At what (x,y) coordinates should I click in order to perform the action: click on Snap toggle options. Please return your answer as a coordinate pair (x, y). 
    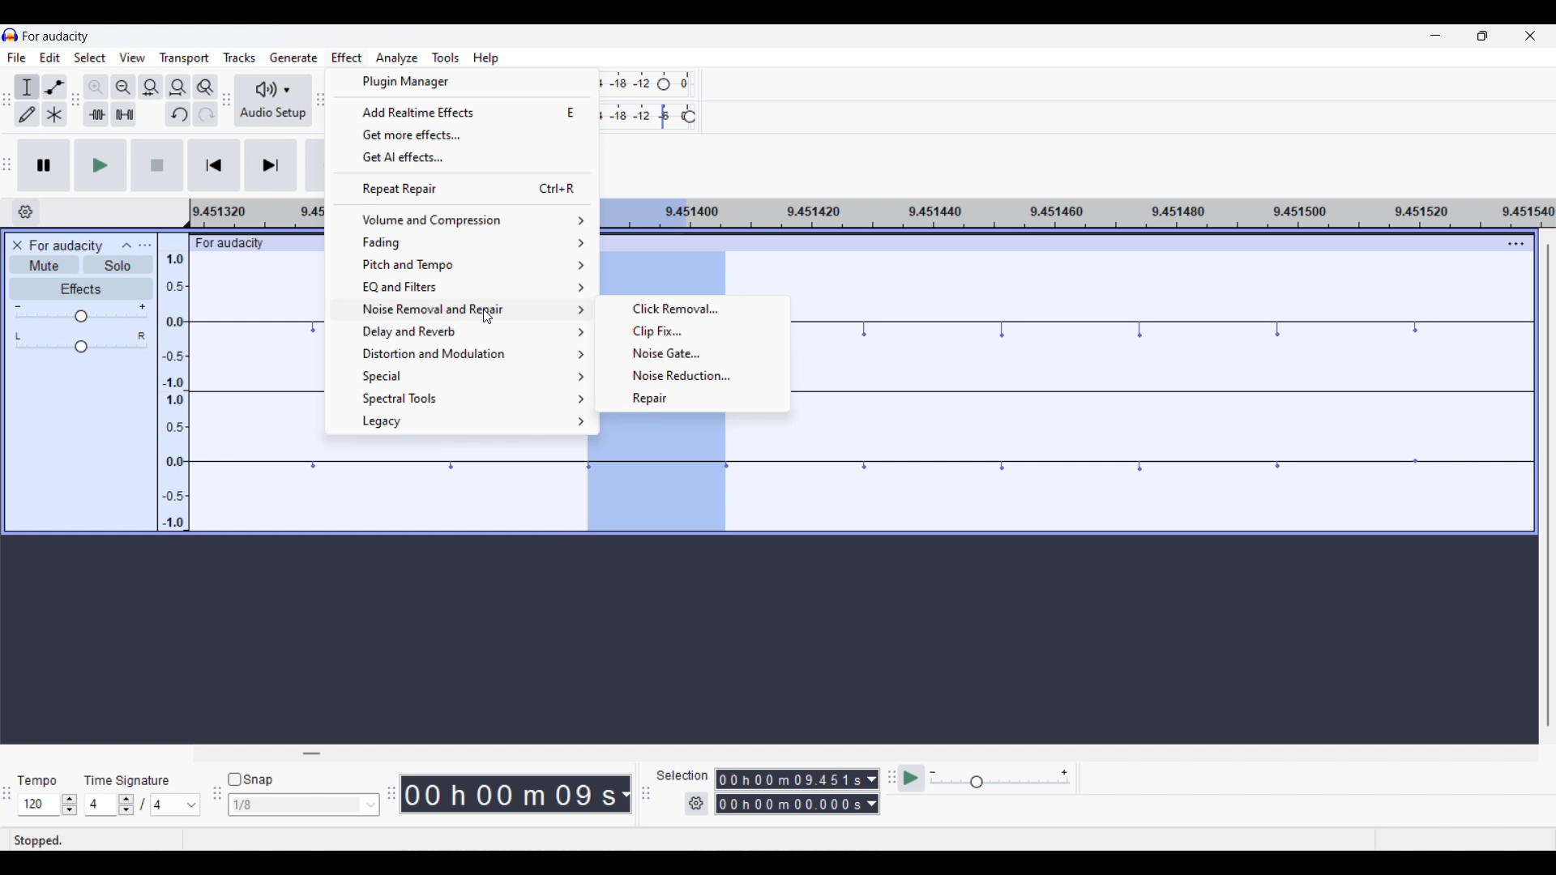
    Looking at the image, I should click on (303, 805).